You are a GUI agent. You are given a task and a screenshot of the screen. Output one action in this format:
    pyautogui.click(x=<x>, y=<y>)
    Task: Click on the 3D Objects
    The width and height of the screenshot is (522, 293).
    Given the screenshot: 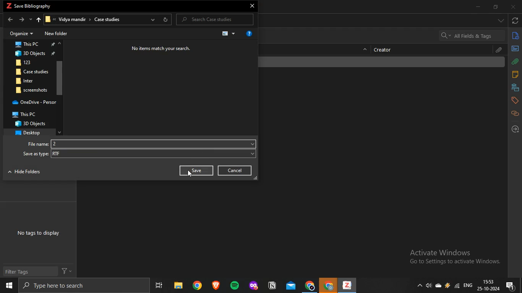 What is the action you would take?
    pyautogui.click(x=43, y=54)
    